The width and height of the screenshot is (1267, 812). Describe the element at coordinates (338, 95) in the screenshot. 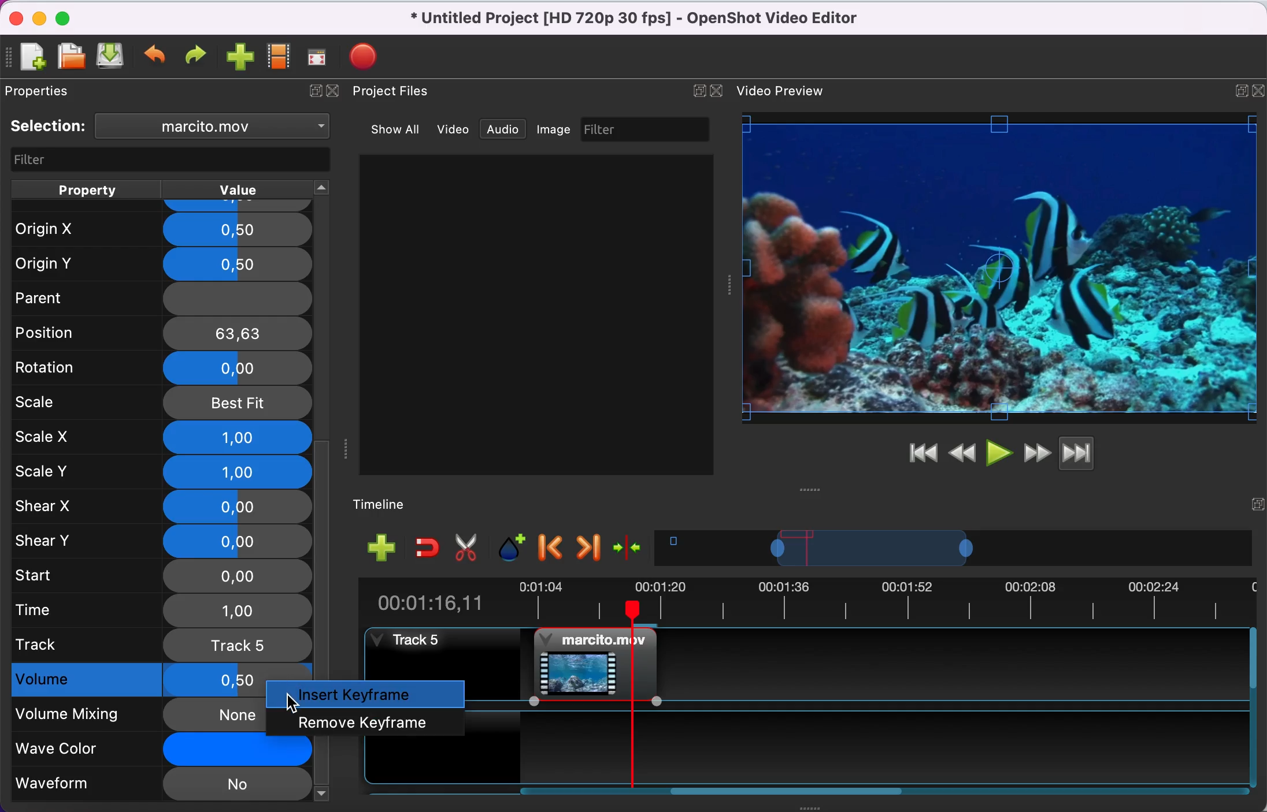

I see `close` at that location.